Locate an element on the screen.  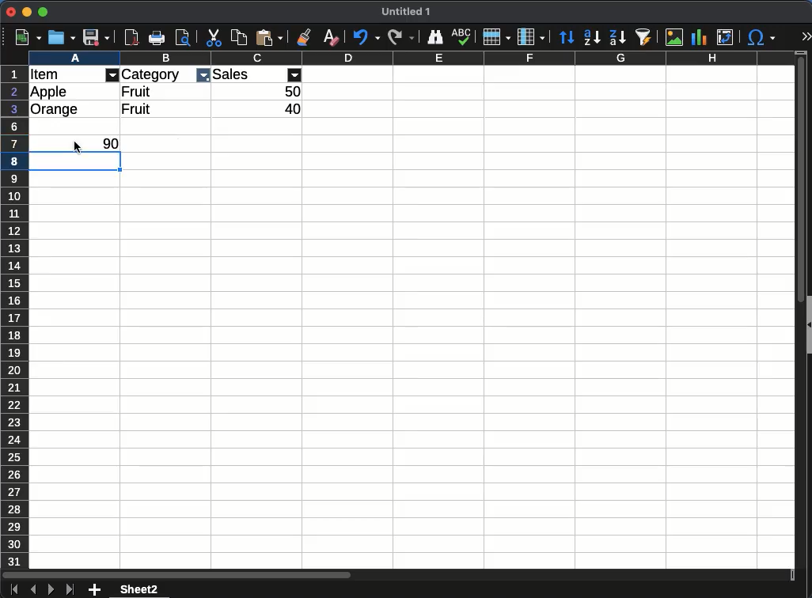
Orange is located at coordinates (55, 110).